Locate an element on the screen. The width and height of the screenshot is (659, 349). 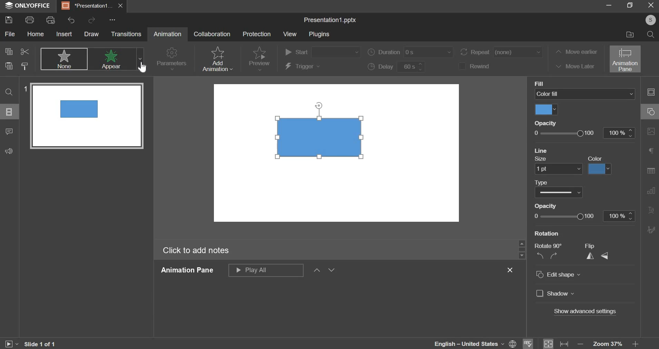
Opacity is located at coordinates (550, 205).